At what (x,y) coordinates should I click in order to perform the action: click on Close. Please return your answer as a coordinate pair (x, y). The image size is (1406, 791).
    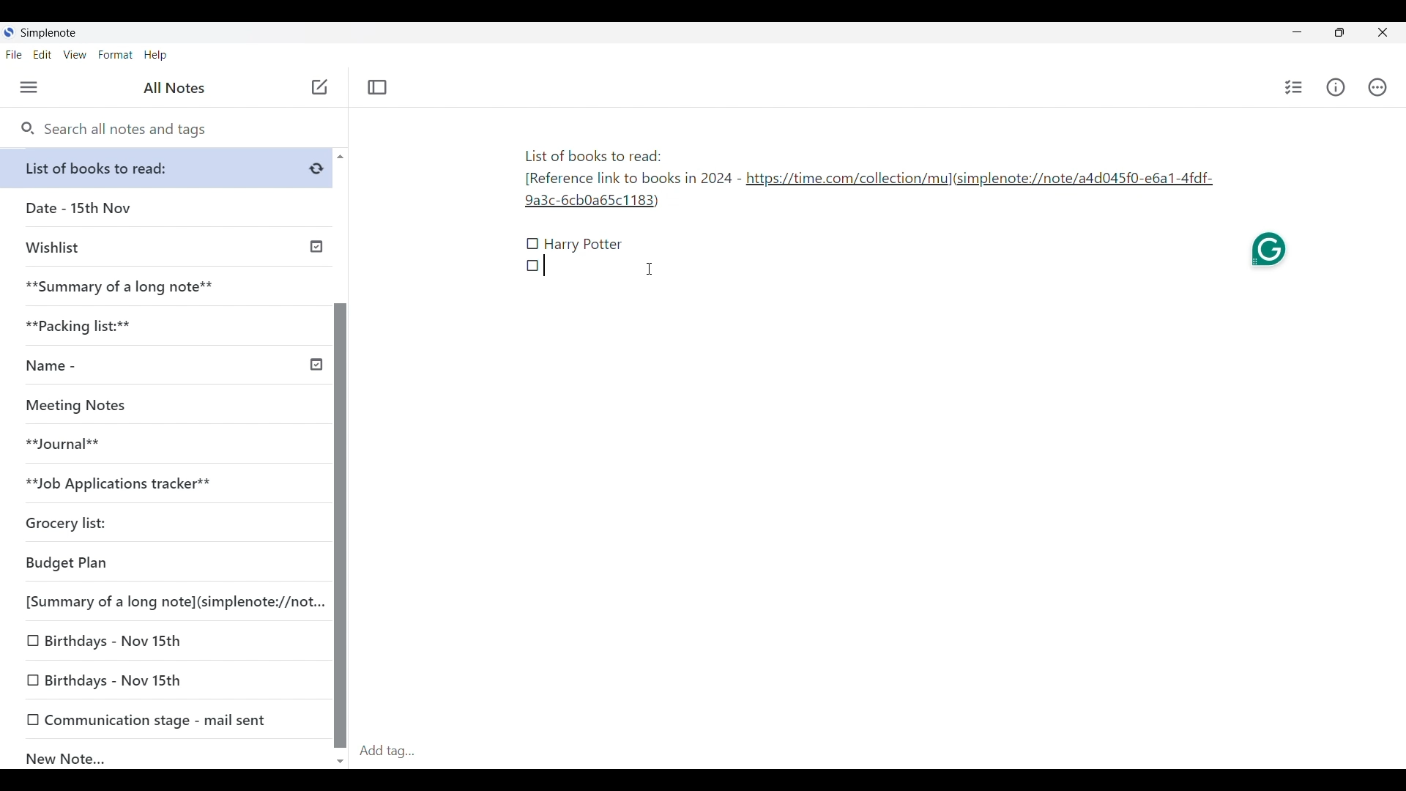
    Looking at the image, I should click on (1383, 33).